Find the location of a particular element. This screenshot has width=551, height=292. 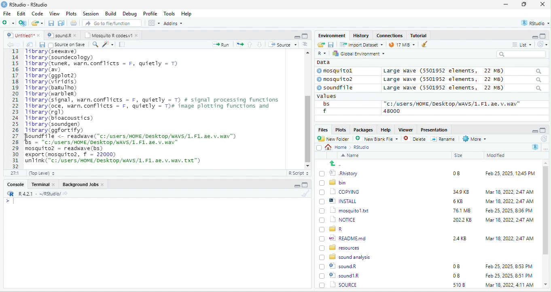

1 mosquitol.txt is located at coordinates (341, 210).